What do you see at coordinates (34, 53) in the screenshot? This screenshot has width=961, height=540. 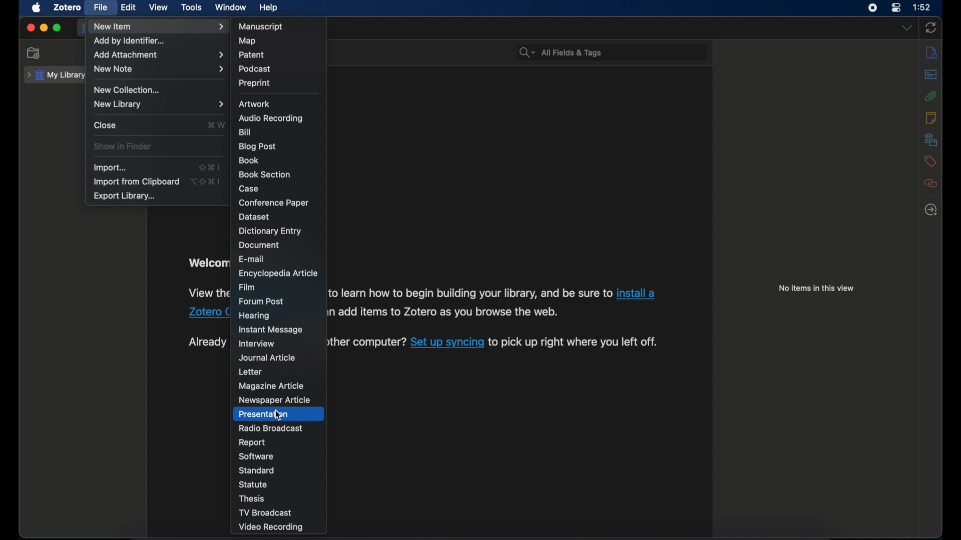 I see `new collection` at bounding box center [34, 53].